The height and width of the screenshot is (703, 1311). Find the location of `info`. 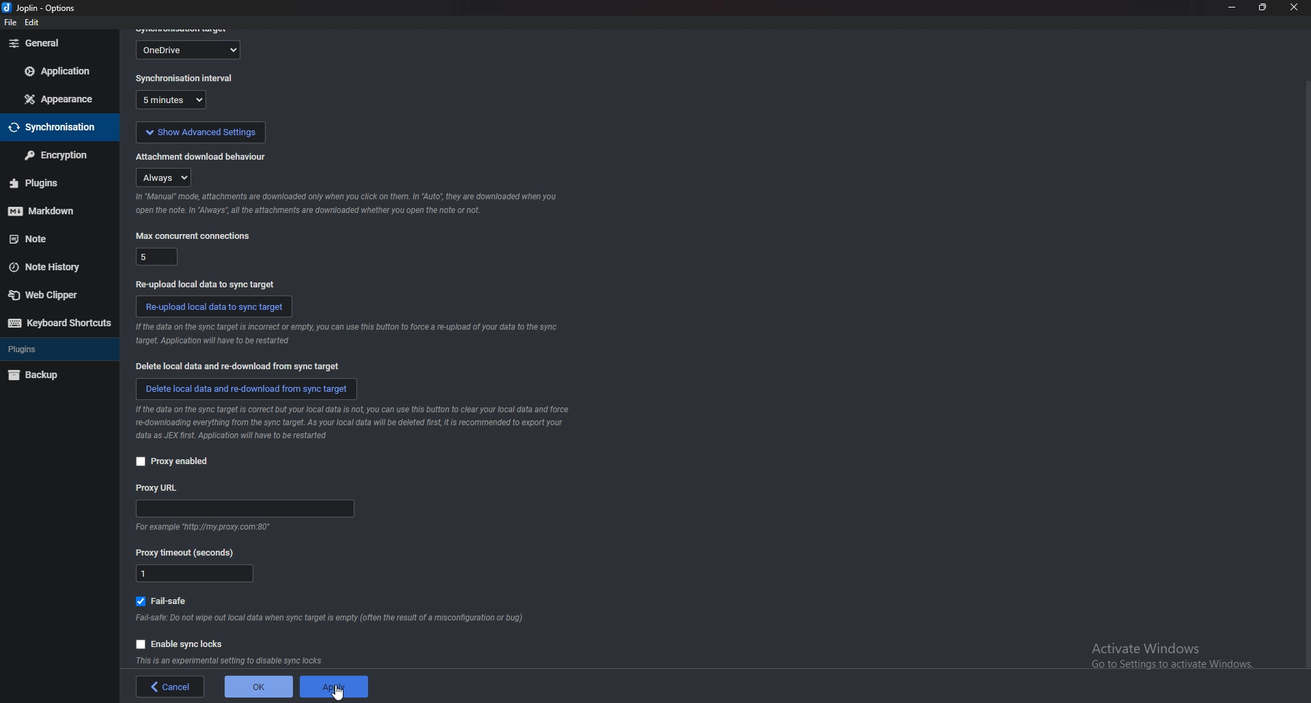

info is located at coordinates (234, 660).